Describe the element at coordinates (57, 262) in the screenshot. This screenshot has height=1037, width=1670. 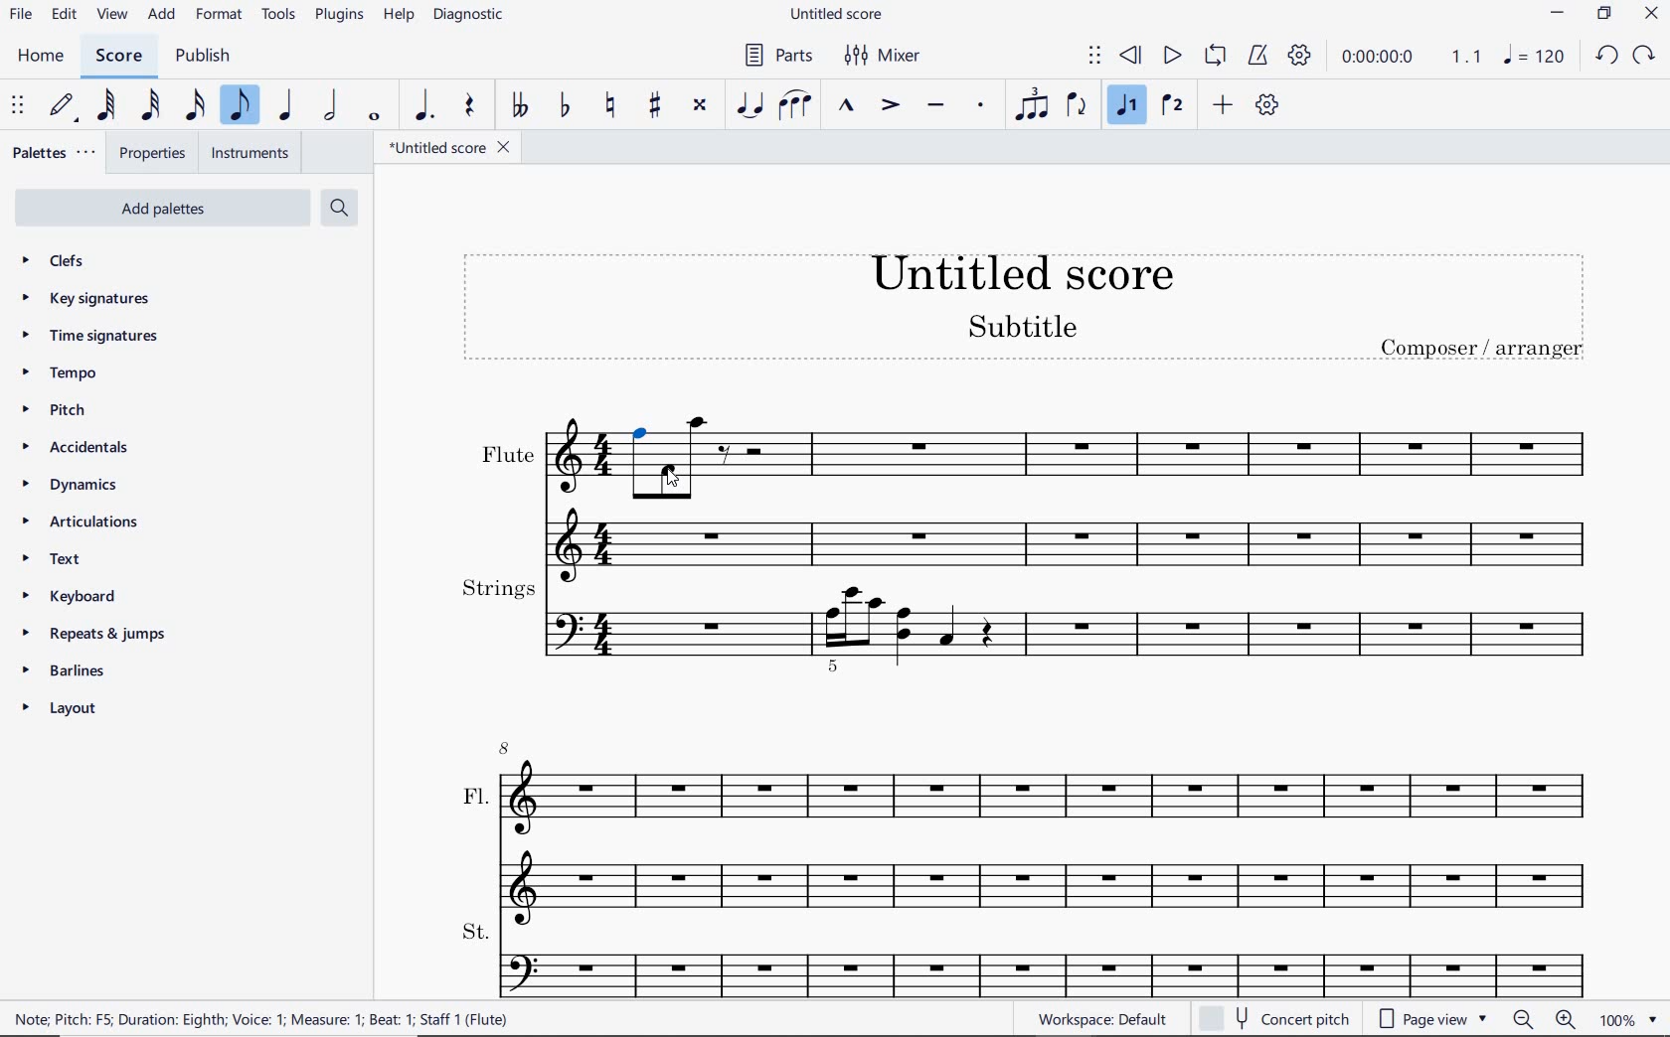
I see `clefs` at that location.